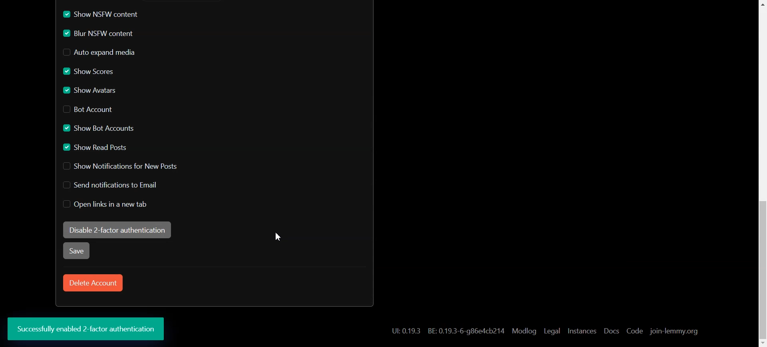 The image size is (767, 347). I want to click on Disable Auto expand media, so click(113, 53).